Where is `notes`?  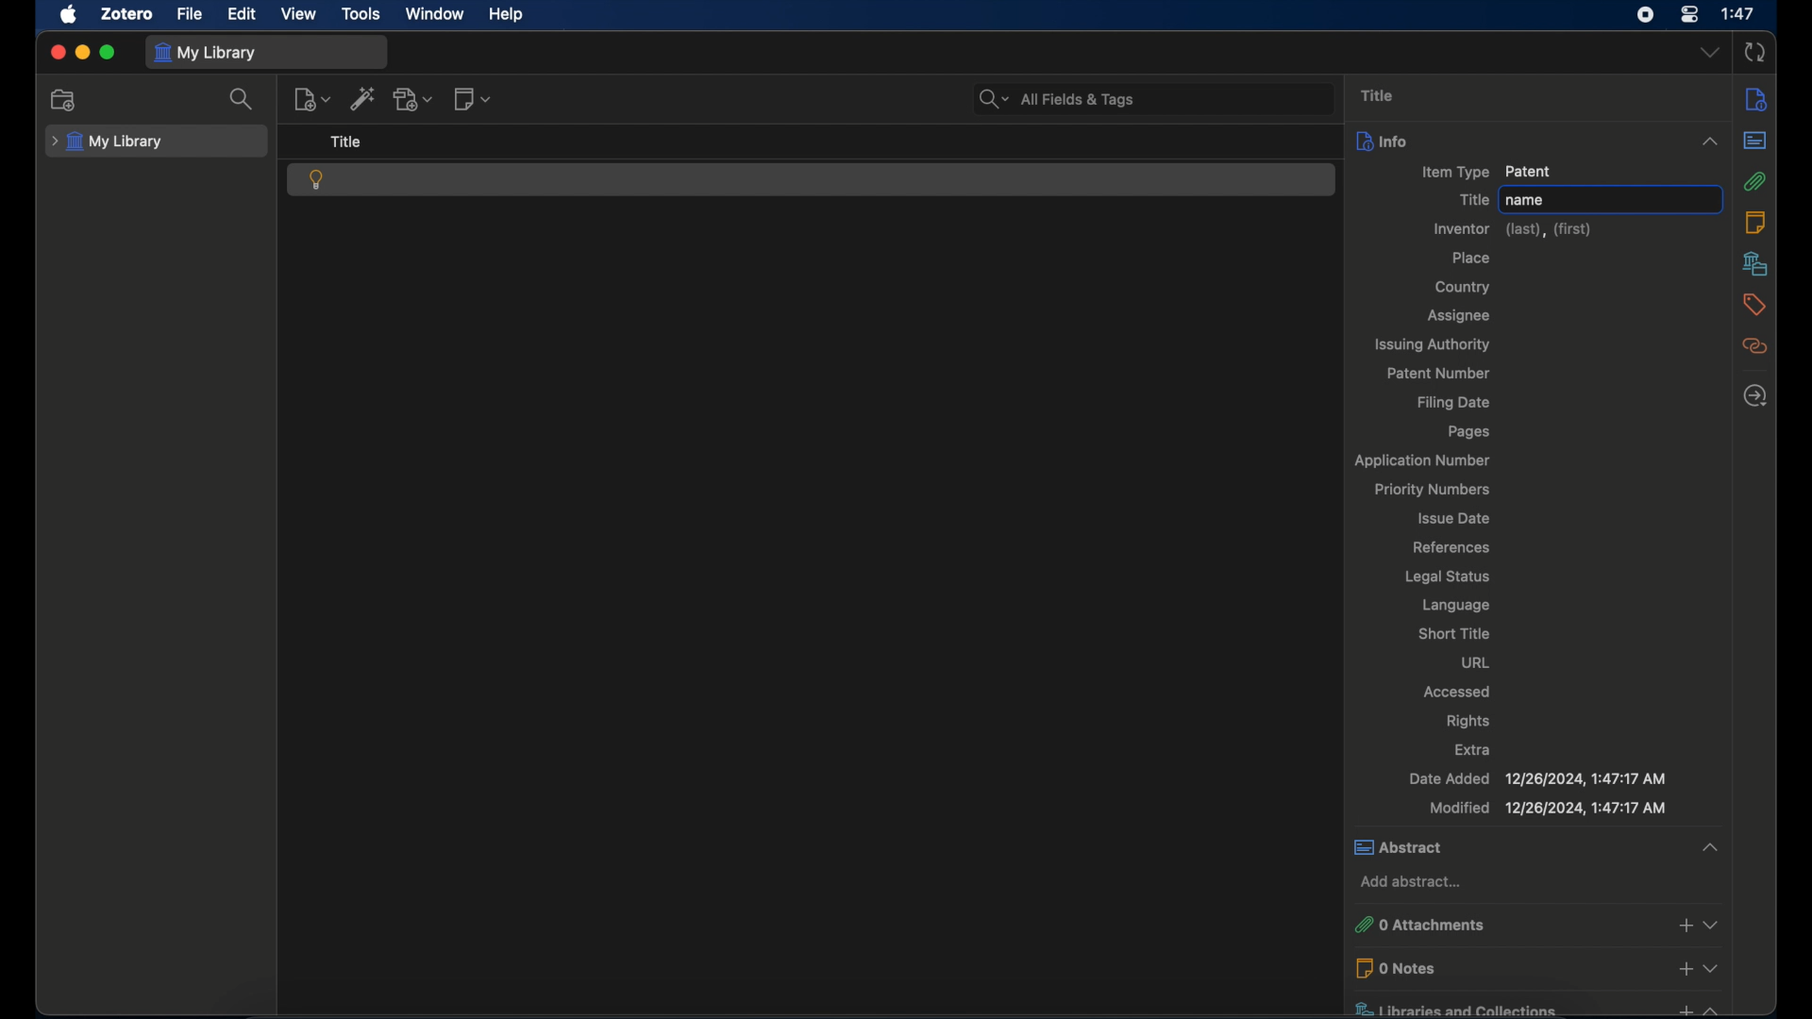 notes is located at coordinates (1756, 223).